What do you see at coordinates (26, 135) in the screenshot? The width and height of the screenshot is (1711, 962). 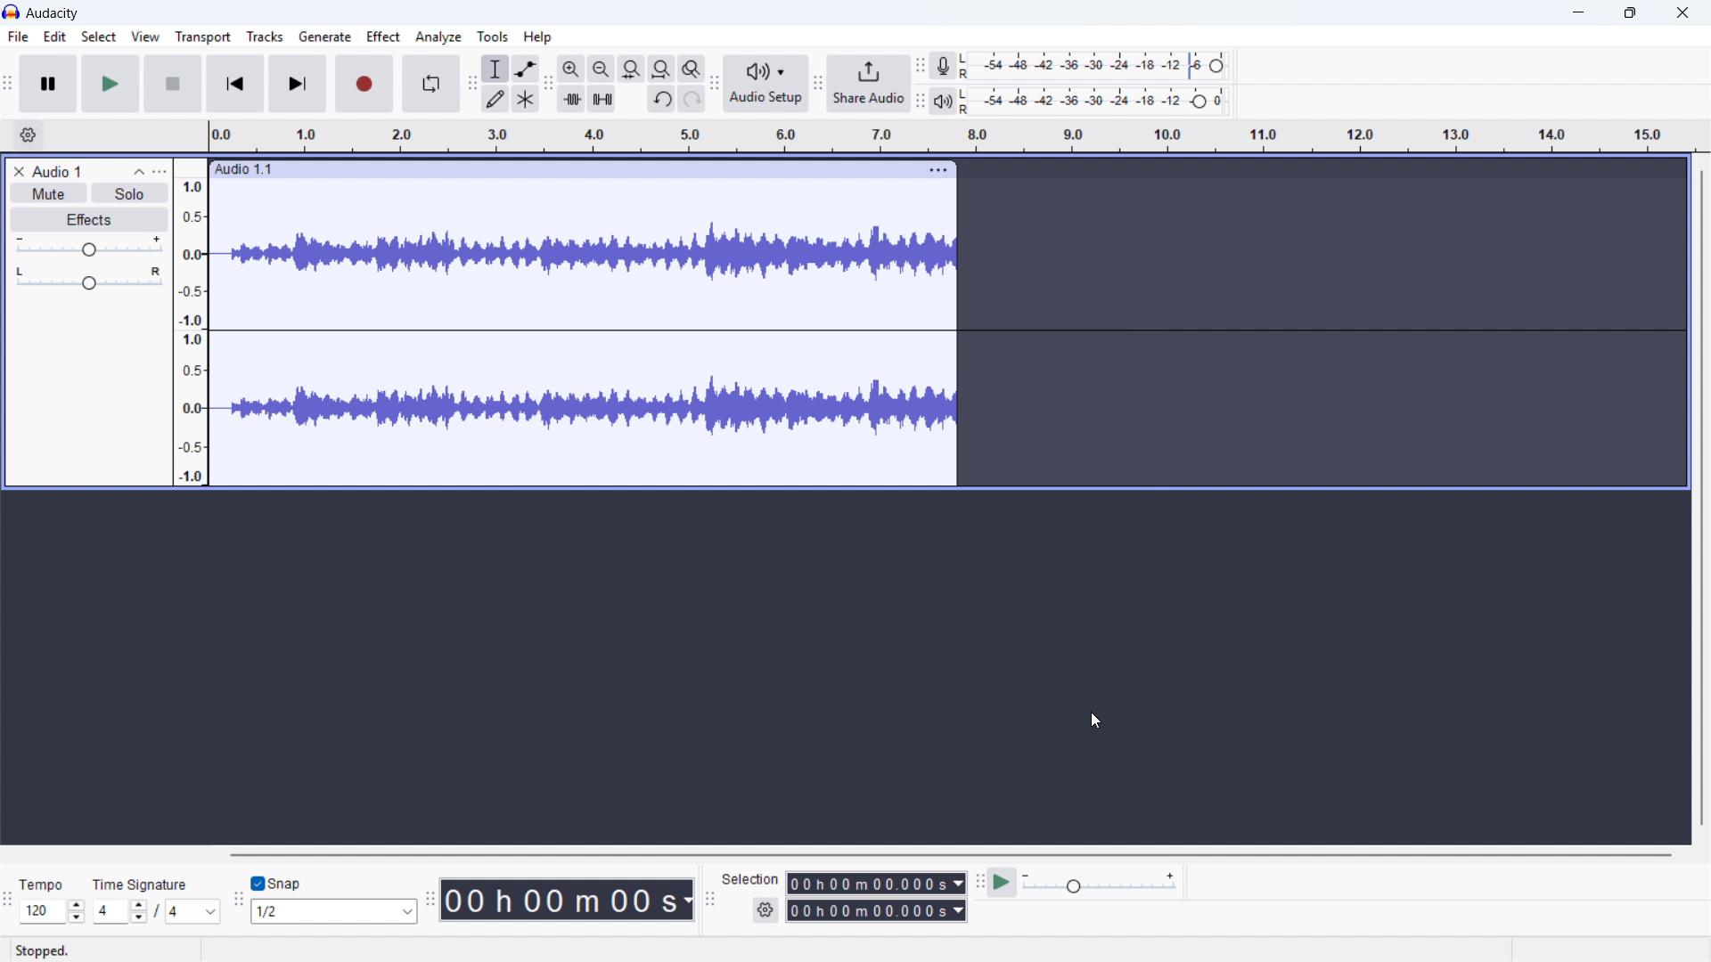 I see `Timeline settings ` at bounding box center [26, 135].